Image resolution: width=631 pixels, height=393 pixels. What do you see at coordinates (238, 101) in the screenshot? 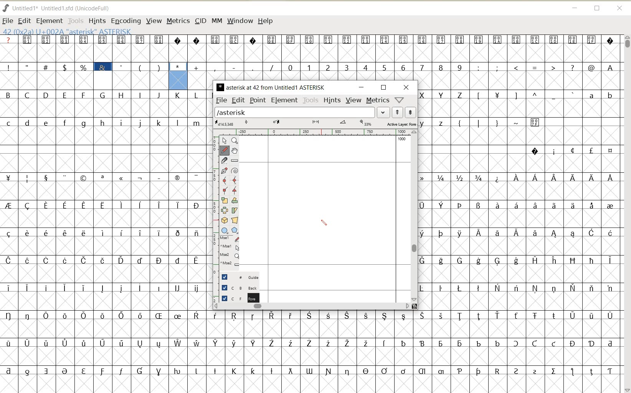
I see `EDIT` at bounding box center [238, 101].